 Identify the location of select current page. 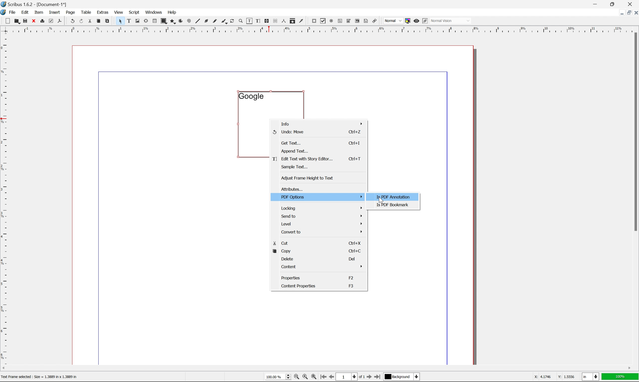
(350, 377).